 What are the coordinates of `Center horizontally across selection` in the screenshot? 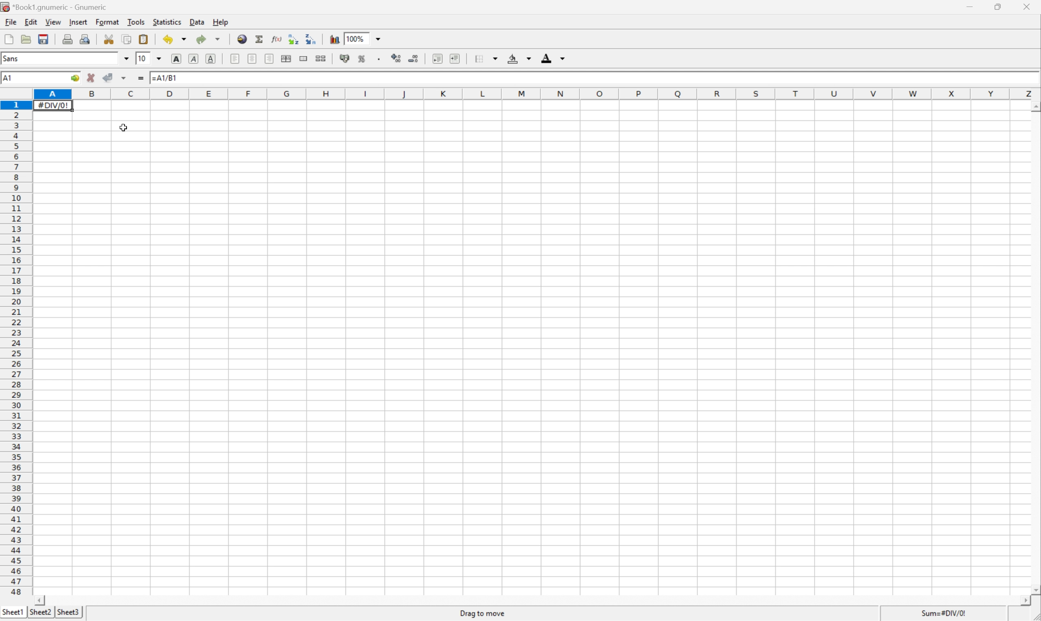 It's located at (287, 59).